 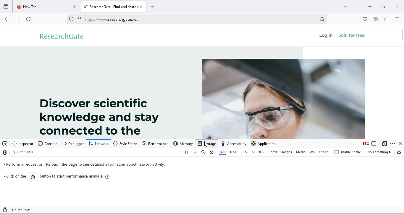 I want to click on close, so click(x=400, y=143).